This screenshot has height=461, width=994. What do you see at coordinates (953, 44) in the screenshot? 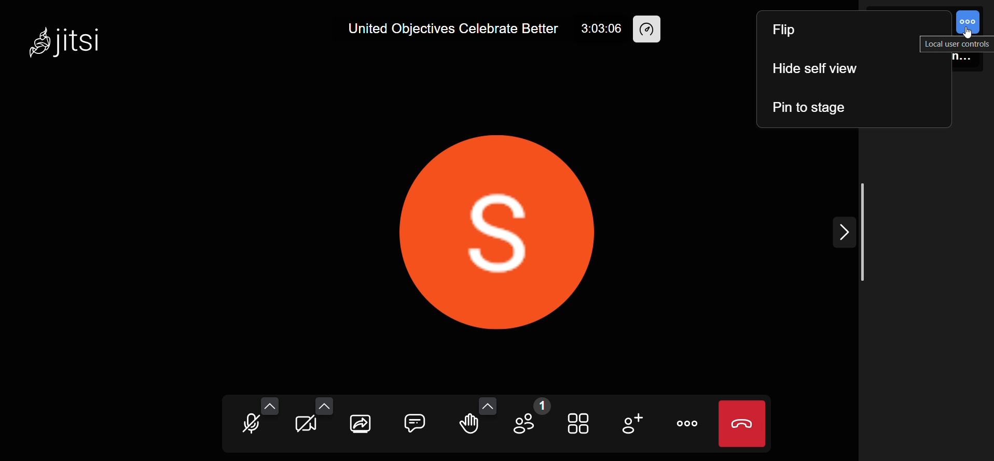
I see `local user control` at bounding box center [953, 44].